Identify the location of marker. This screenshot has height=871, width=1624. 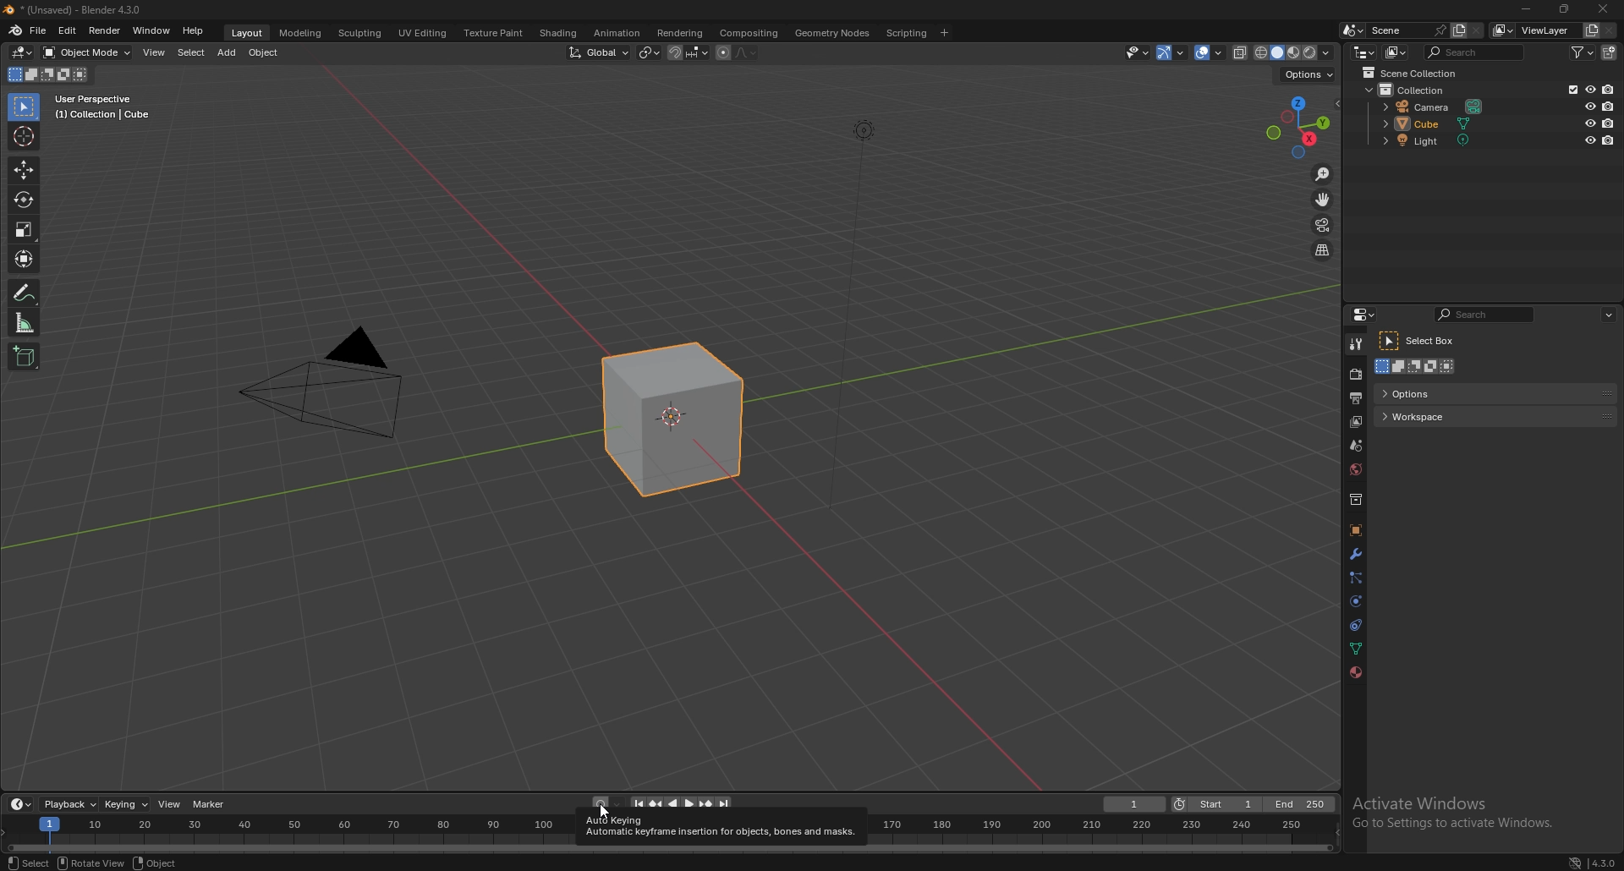
(212, 805).